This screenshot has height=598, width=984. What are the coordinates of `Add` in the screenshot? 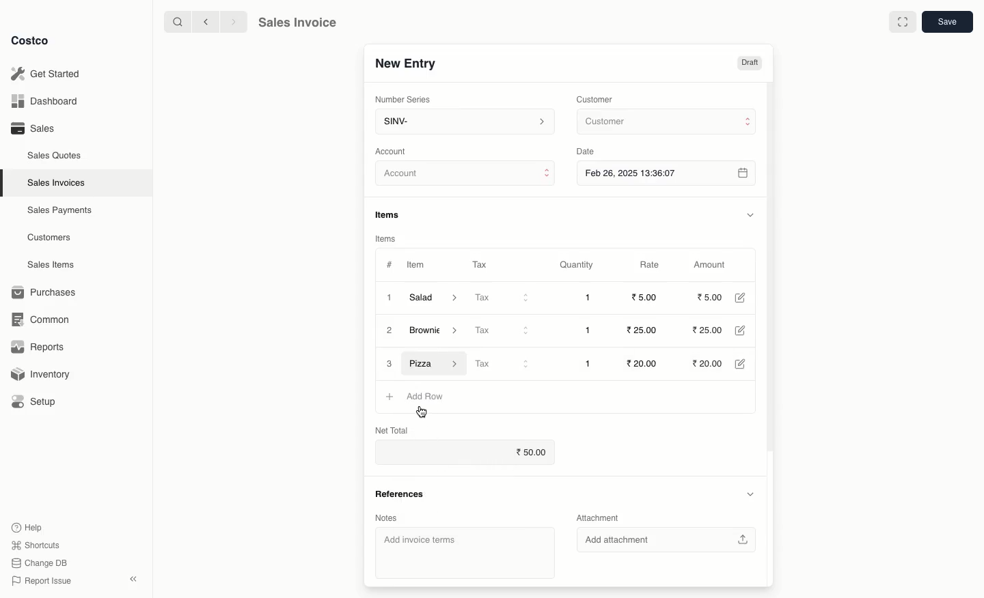 It's located at (388, 398).